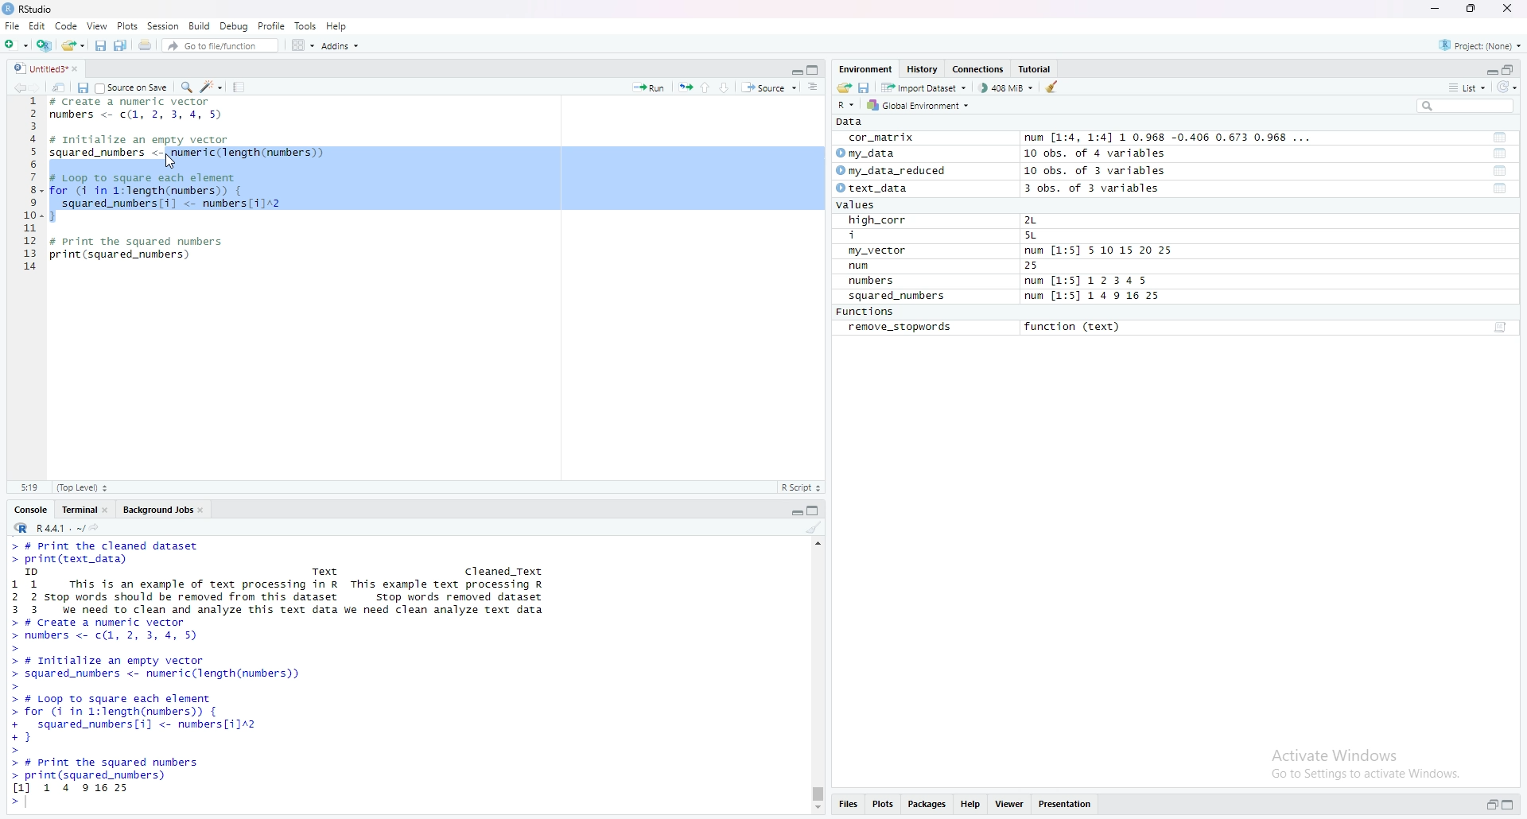  What do you see at coordinates (795, 68) in the screenshot?
I see `minimize` at bounding box center [795, 68].